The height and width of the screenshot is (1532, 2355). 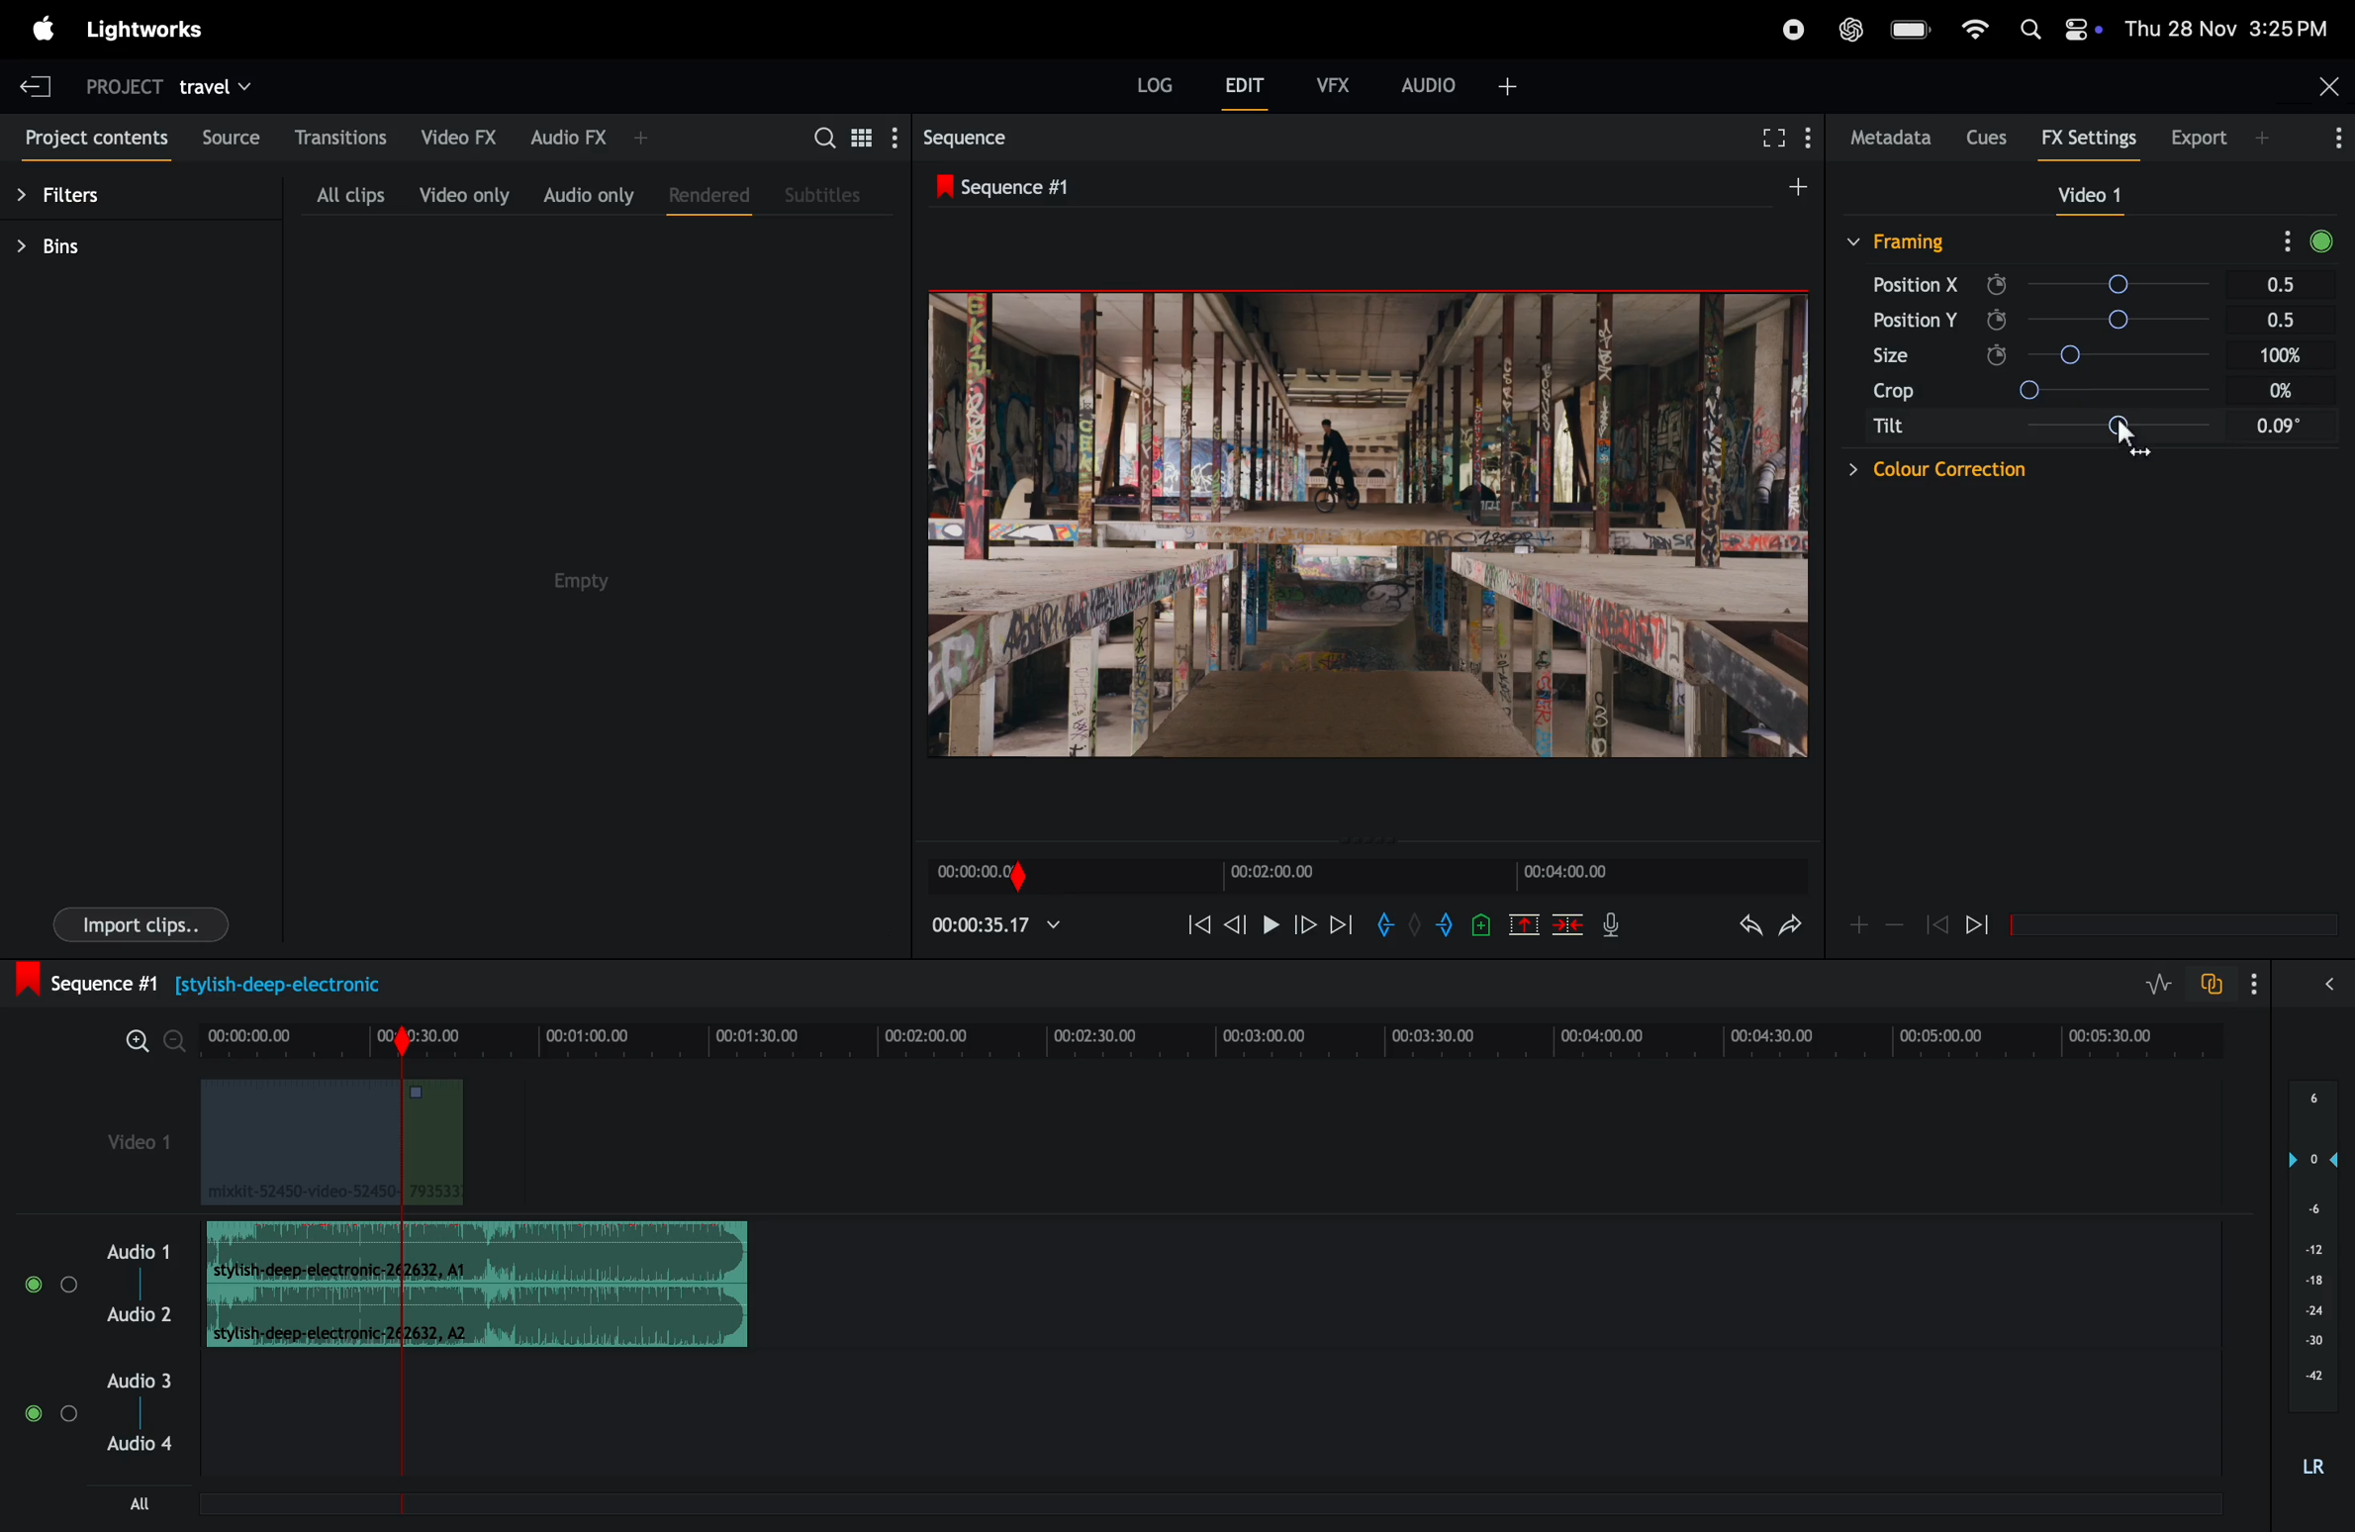 I want to click on empty, so click(x=578, y=577).